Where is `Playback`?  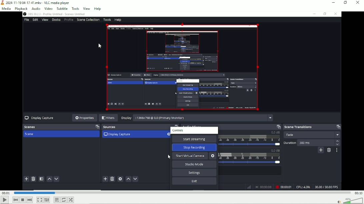
Playback is located at coordinates (21, 9).